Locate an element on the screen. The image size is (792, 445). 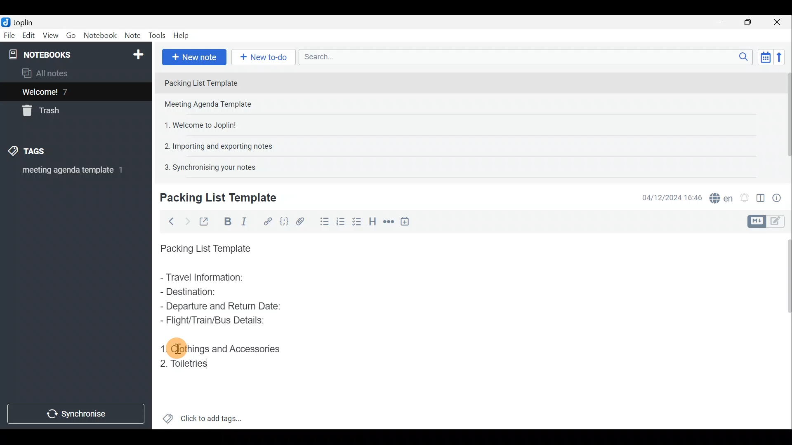
Forward is located at coordinates (186, 220).